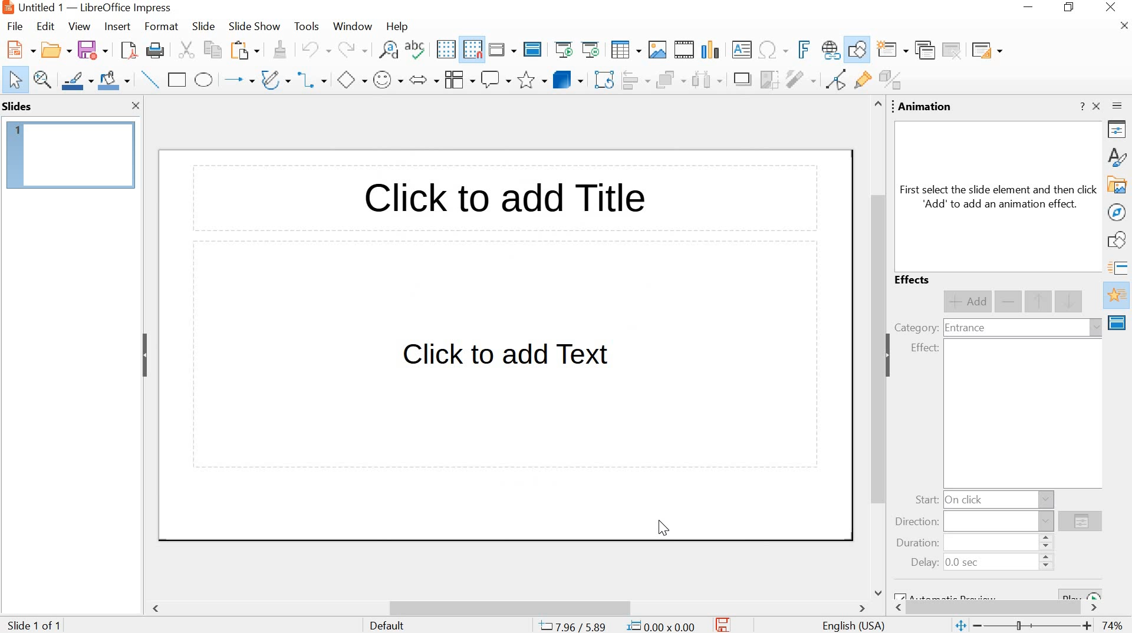 This screenshot has width=1132, height=633. I want to click on spelling, so click(418, 51).